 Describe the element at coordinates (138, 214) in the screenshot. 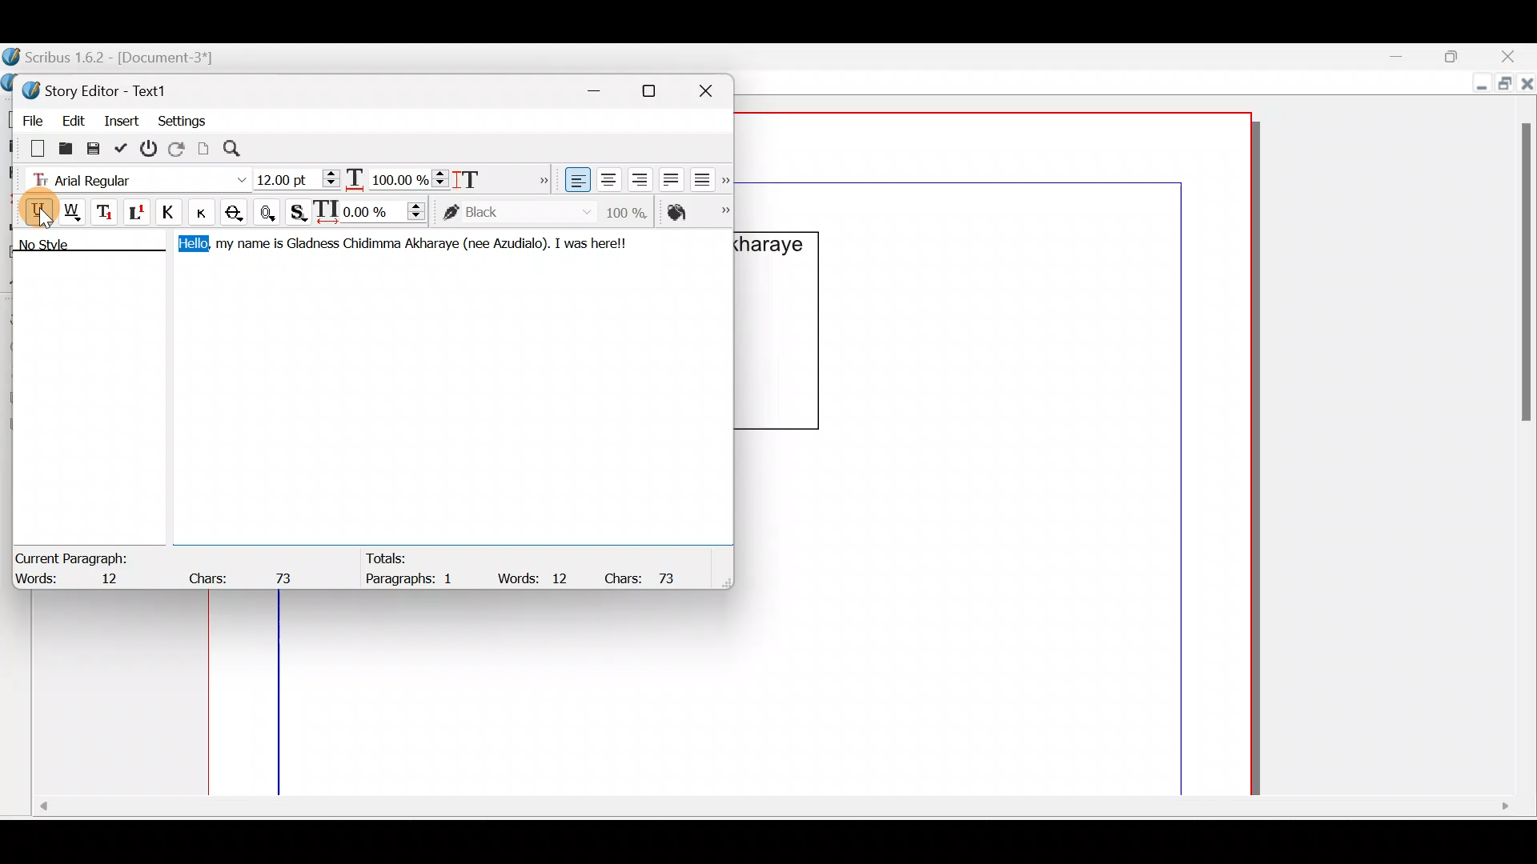

I see `Superscript` at that location.